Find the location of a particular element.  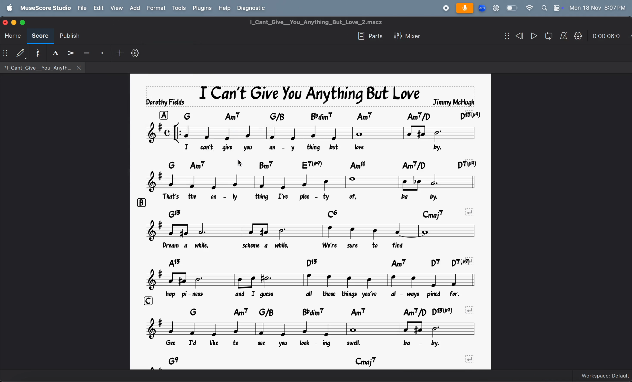

reset is located at coordinates (36, 53).